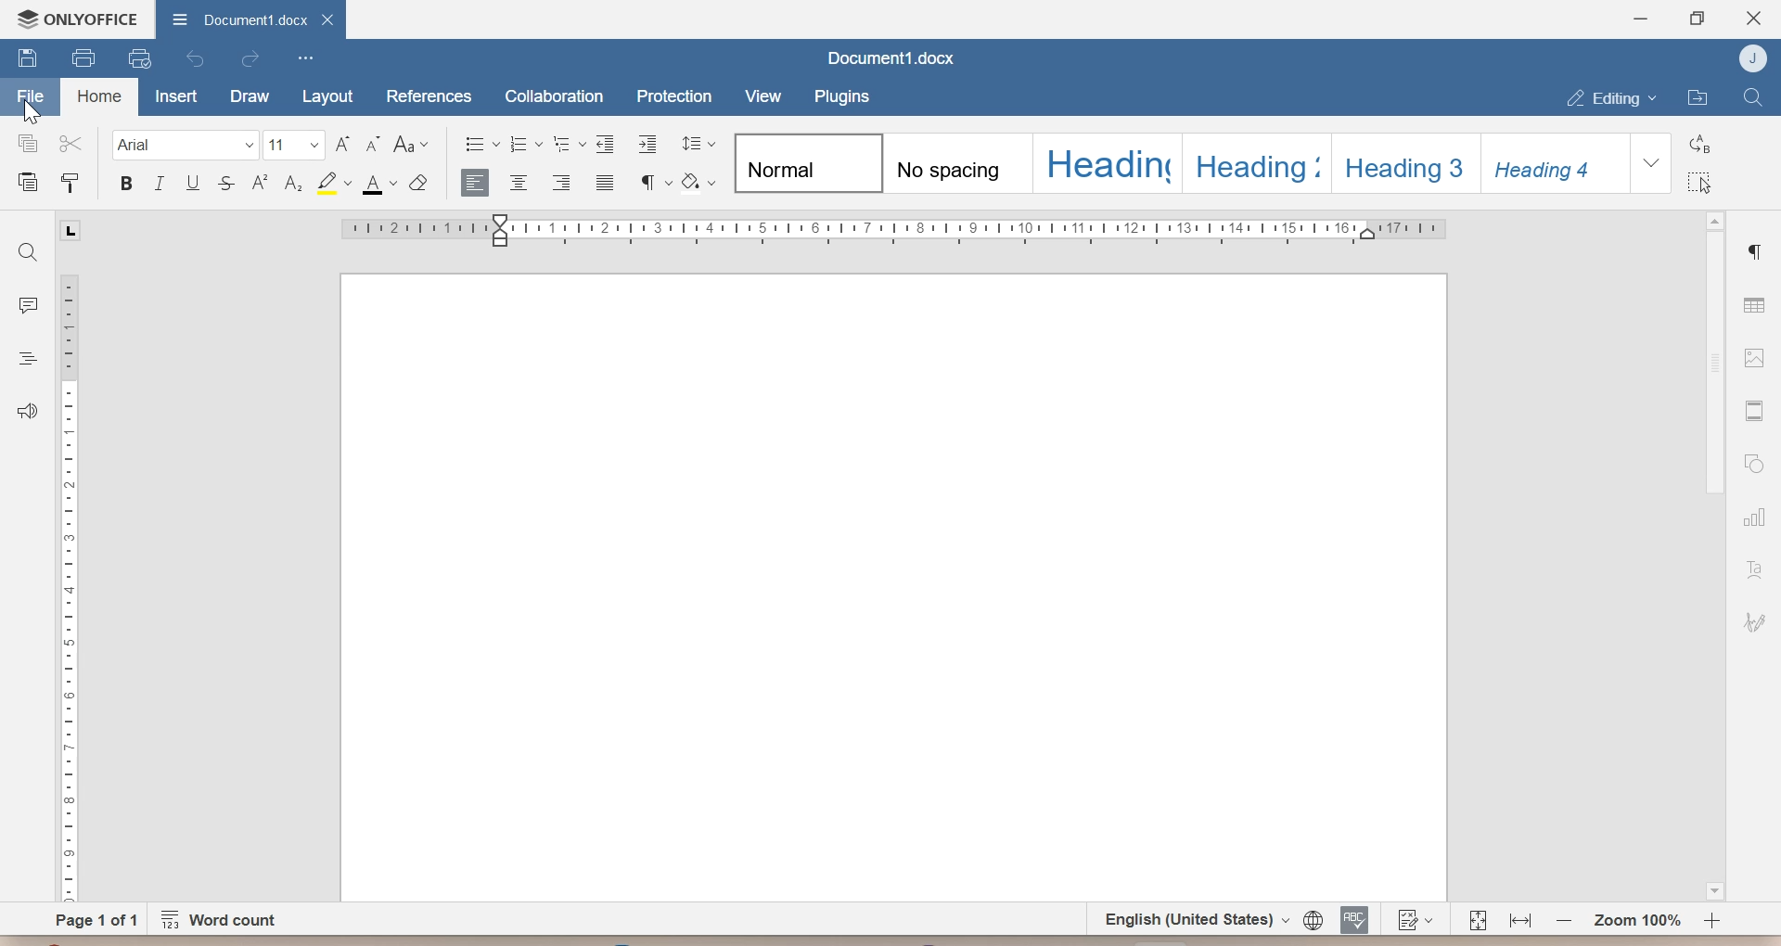  What do you see at coordinates (23, 19) in the screenshot?
I see `onlyoffice logo` at bounding box center [23, 19].